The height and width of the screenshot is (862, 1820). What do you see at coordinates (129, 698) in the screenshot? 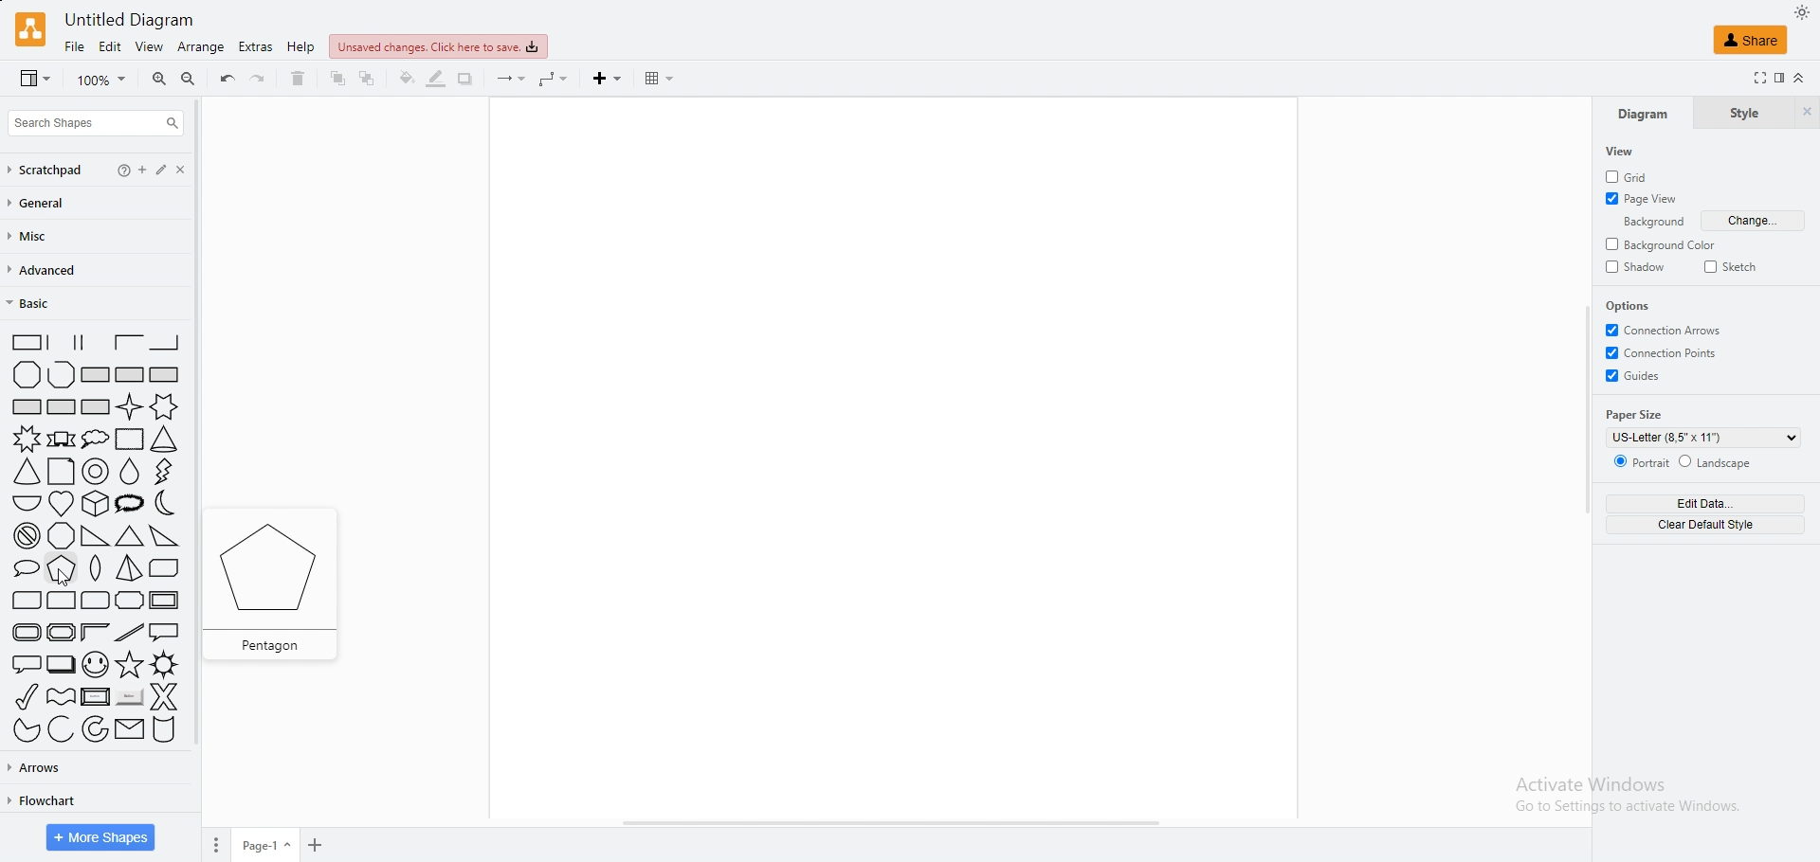
I see `button(shaded)` at bounding box center [129, 698].